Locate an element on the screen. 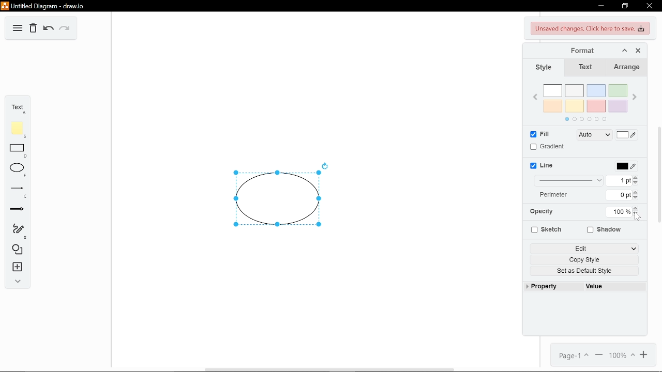  Colors is located at coordinates (587, 101).